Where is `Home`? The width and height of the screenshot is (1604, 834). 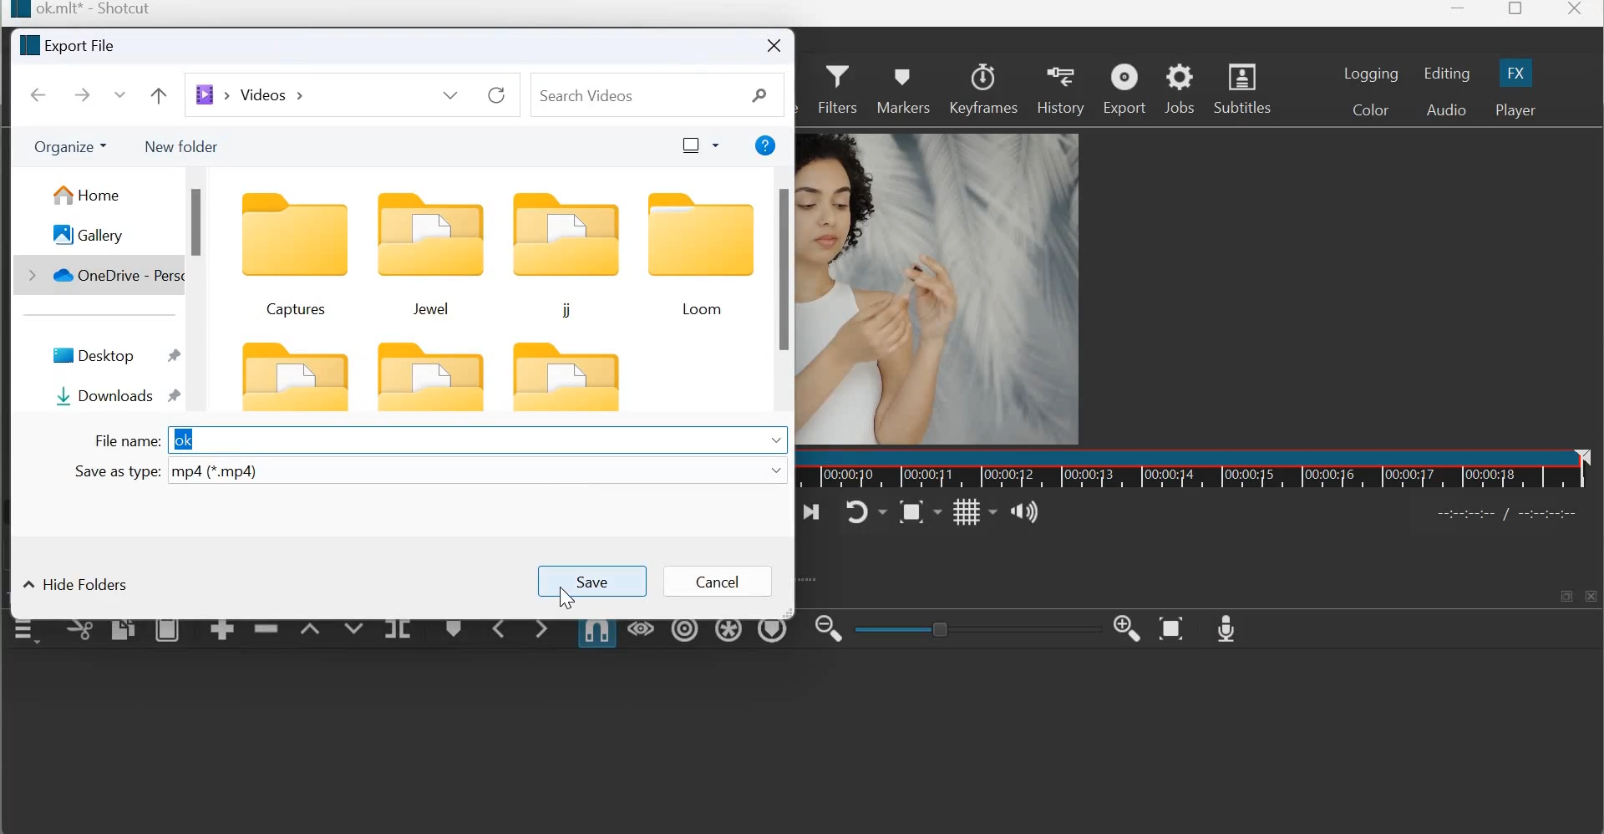
Home is located at coordinates (86, 193).